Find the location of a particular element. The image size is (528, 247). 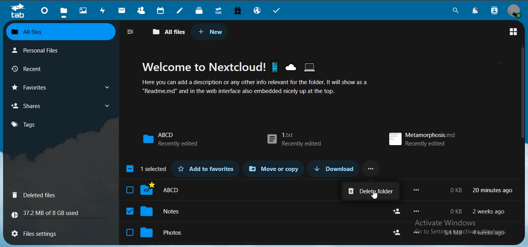

37.2 MB of 8GB used is located at coordinates (61, 215).